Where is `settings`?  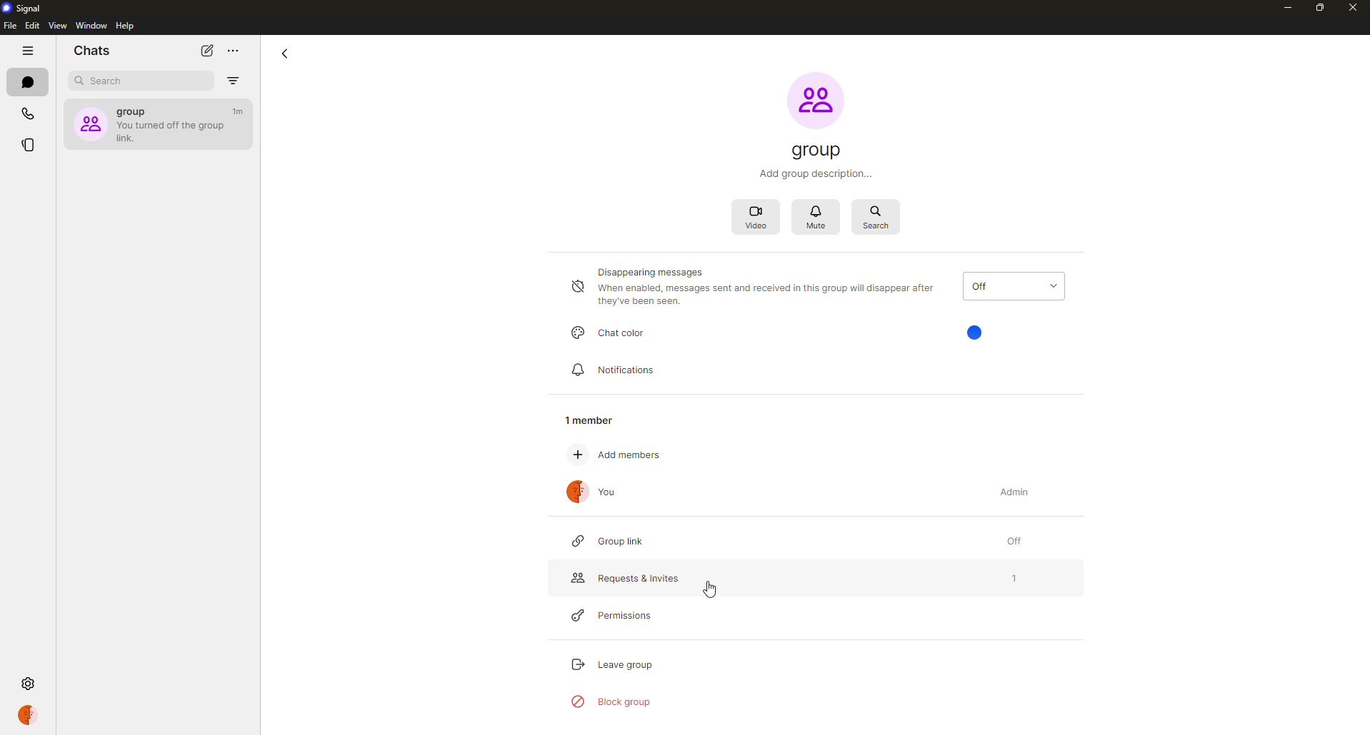
settings is located at coordinates (27, 682).